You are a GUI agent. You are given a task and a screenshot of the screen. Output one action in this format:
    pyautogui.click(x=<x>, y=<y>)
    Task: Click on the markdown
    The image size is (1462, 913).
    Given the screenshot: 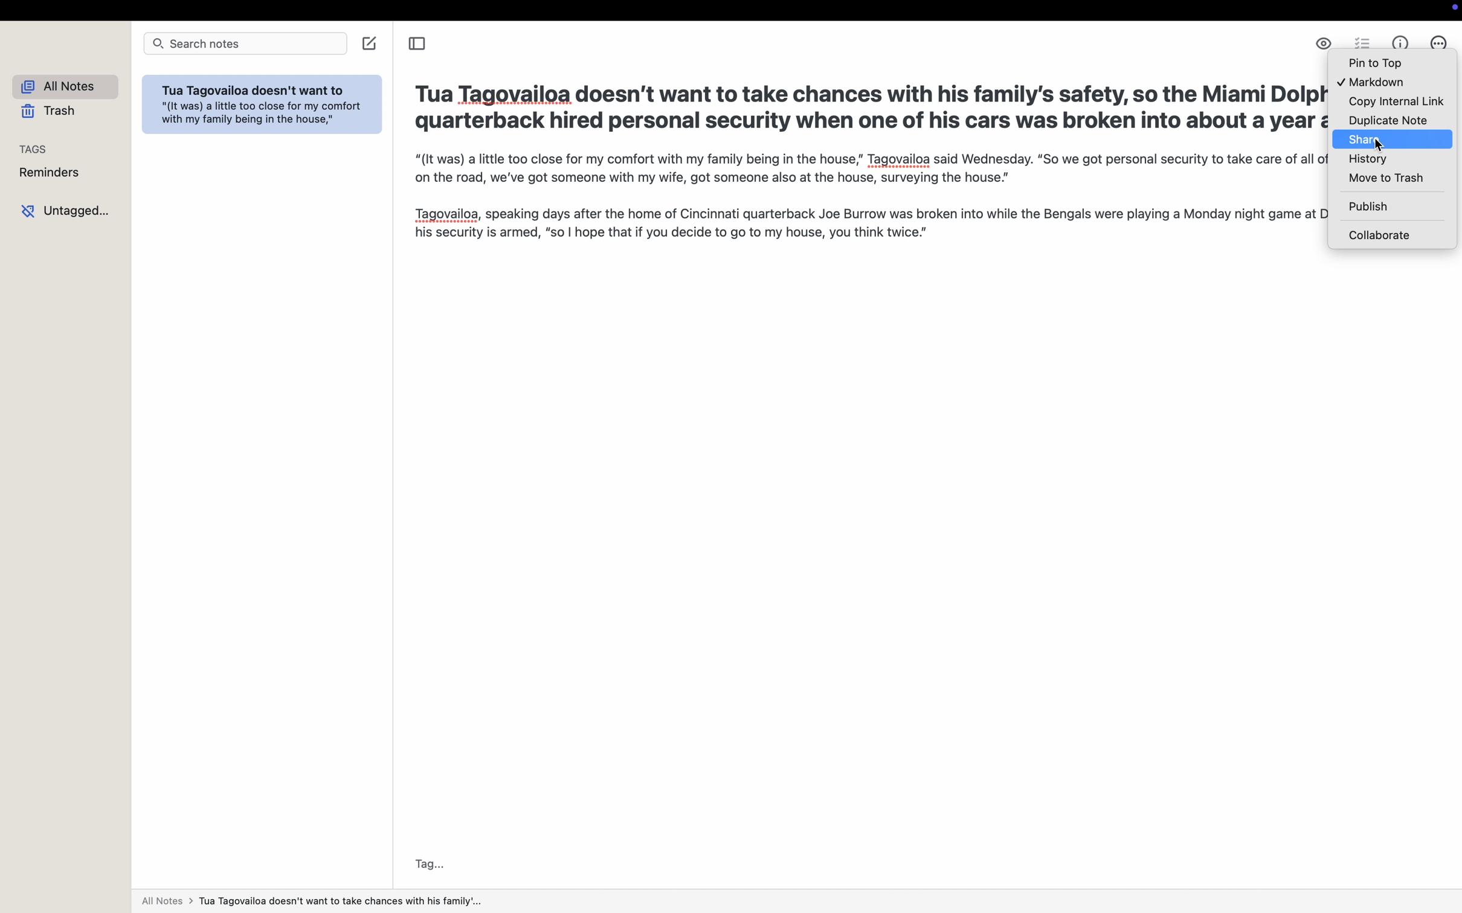 What is the action you would take?
    pyautogui.click(x=1376, y=84)
    